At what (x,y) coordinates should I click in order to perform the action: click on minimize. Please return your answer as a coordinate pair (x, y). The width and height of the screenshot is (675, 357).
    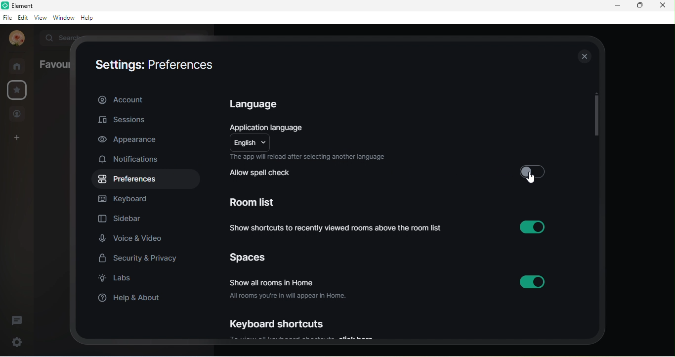
    Looking at the image, I should click on (620, 6).